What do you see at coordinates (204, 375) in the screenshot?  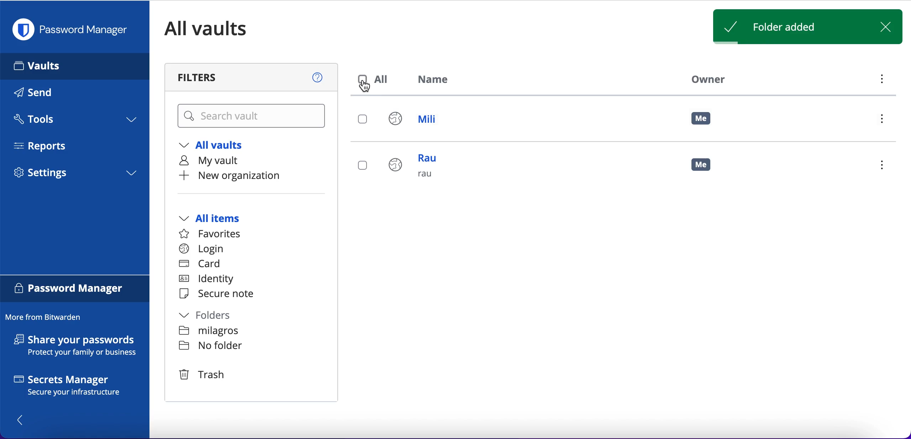 I see `trash` at bounding box center [204, 375].